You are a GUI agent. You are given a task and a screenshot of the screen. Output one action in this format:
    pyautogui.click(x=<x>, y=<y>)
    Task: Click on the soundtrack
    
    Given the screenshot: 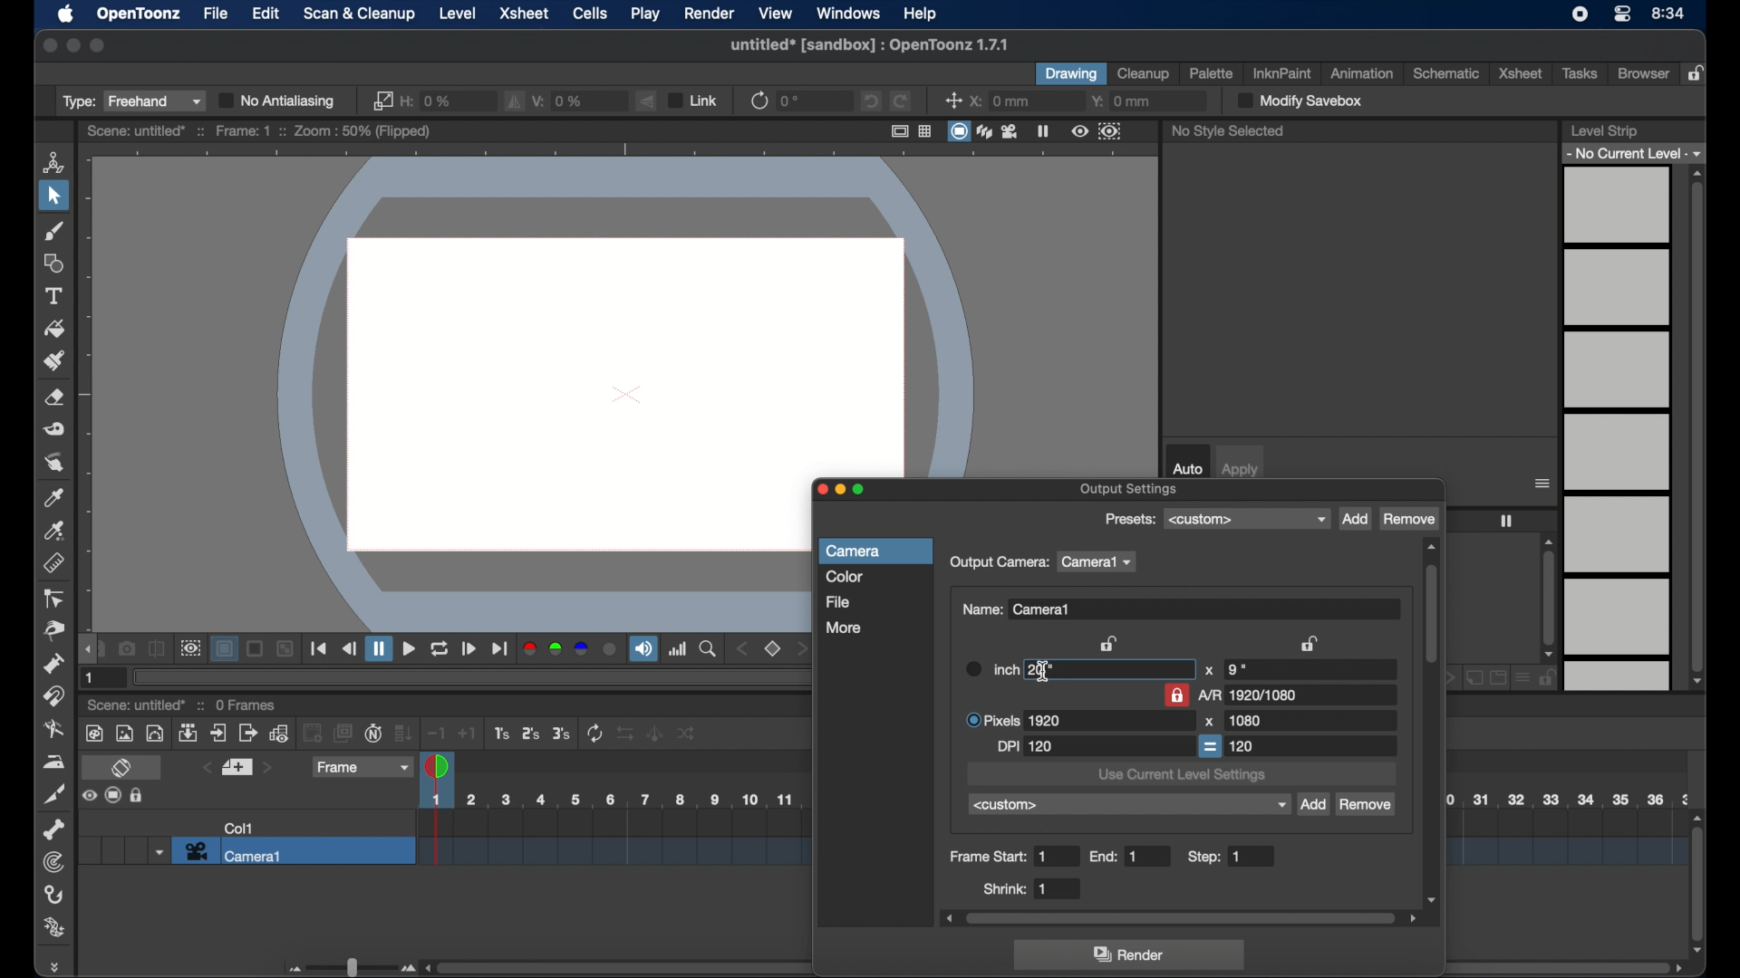 What is the action you would take?
    pyautogui.click(x=643, y=649)
    